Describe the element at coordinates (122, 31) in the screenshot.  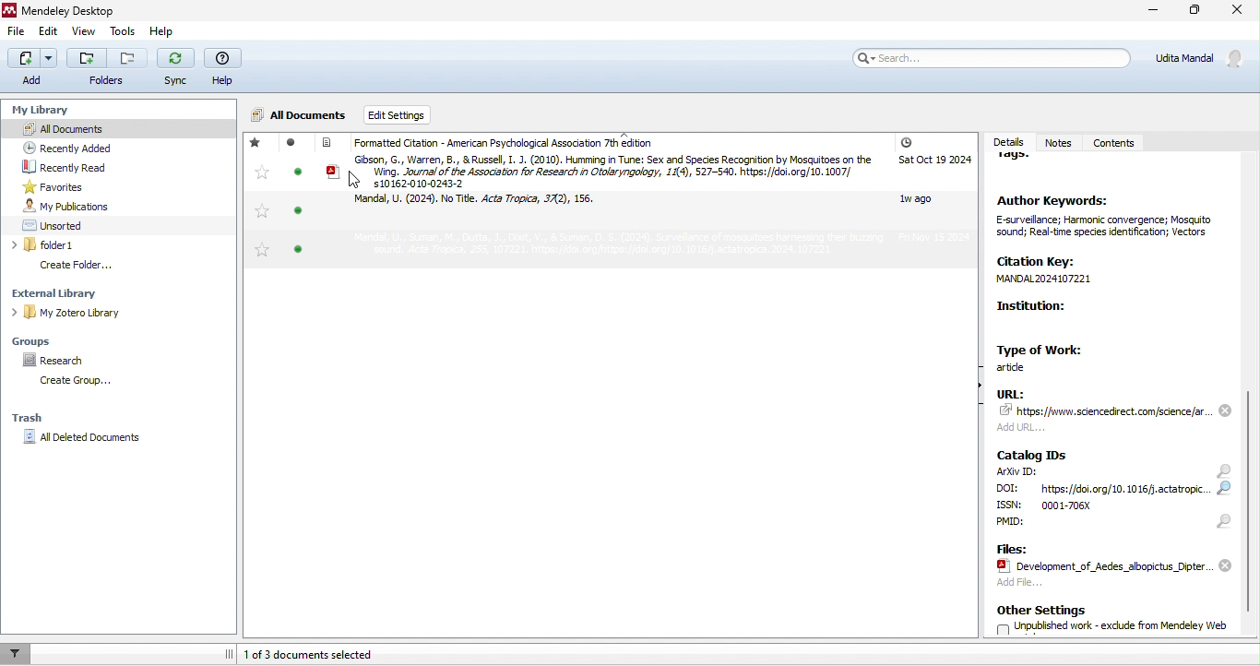
I see `tools` at that location.